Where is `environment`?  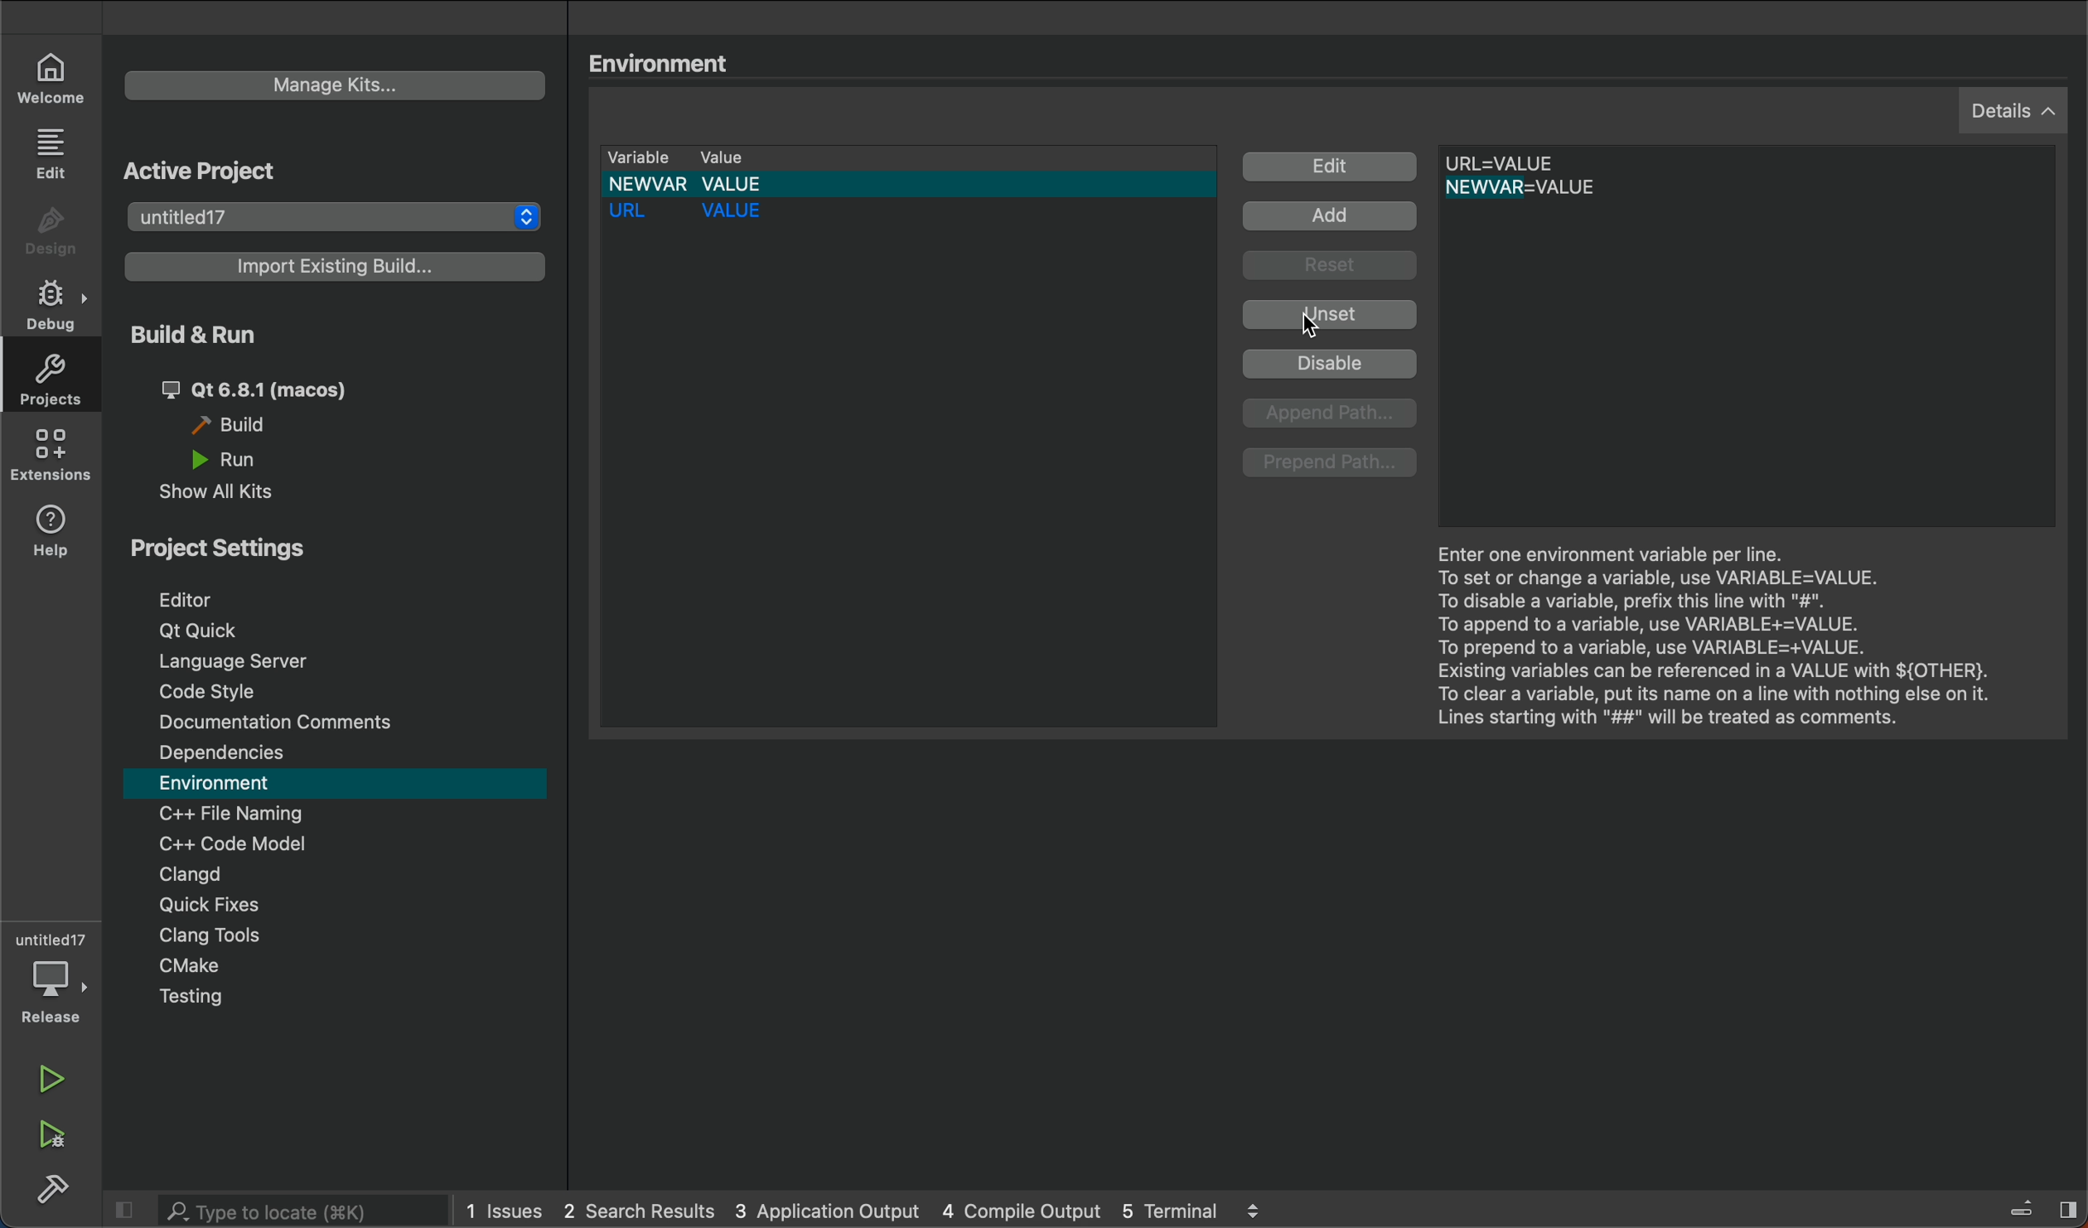
environment is located at coordinates (670, 65).